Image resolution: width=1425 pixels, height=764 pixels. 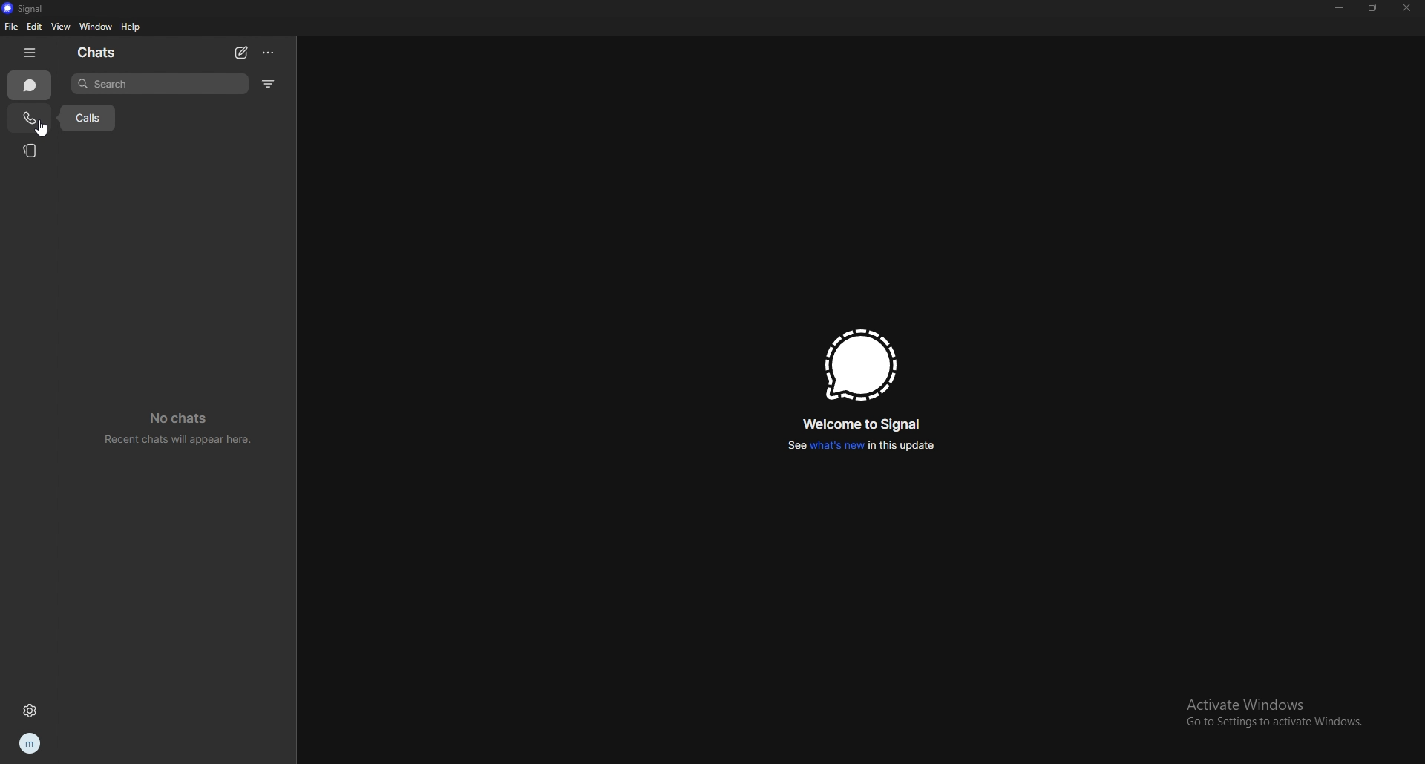 What do you see at coordinates (35, 27) in the screenshot?
I see `edit` at bounding box center [35, 27].